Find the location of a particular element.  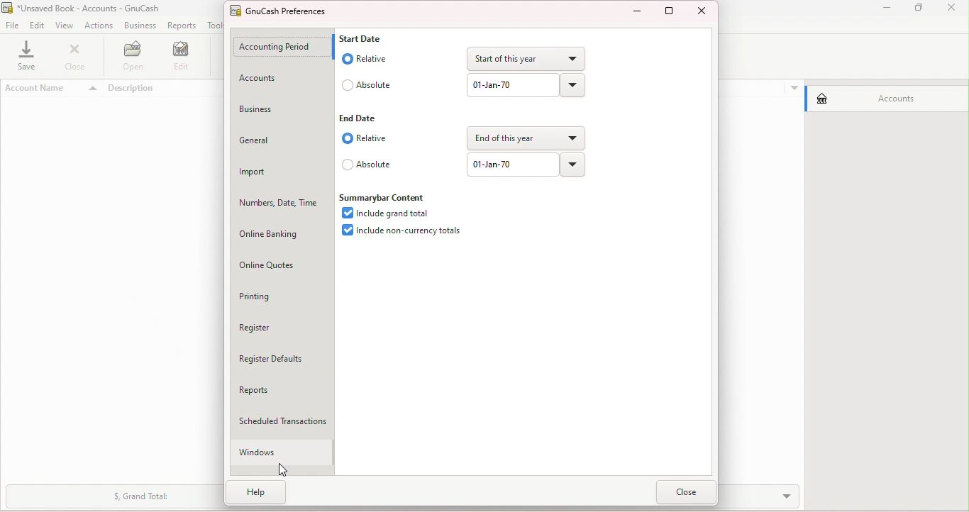

Account name is located at coordinates (54, 89).